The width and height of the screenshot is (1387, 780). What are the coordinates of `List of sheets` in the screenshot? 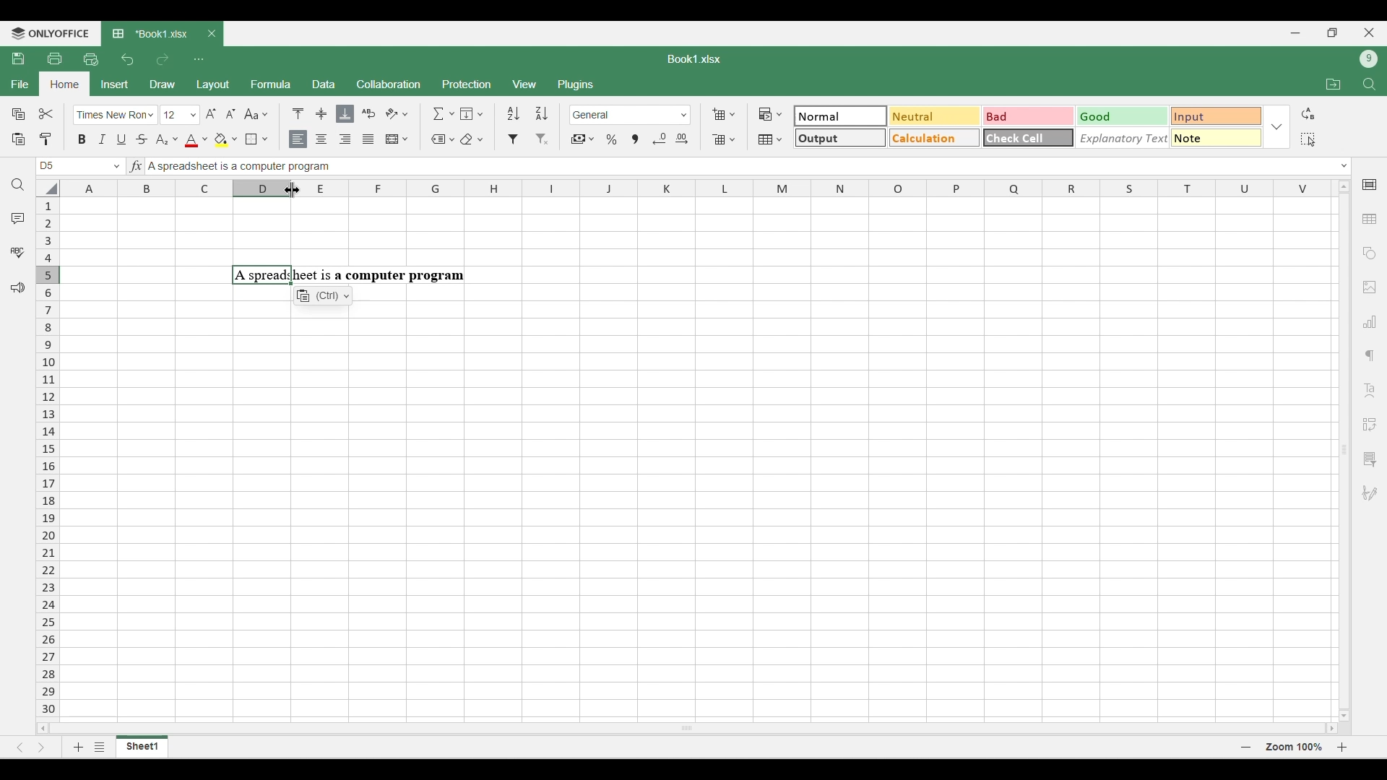 It's located at (100, 747).